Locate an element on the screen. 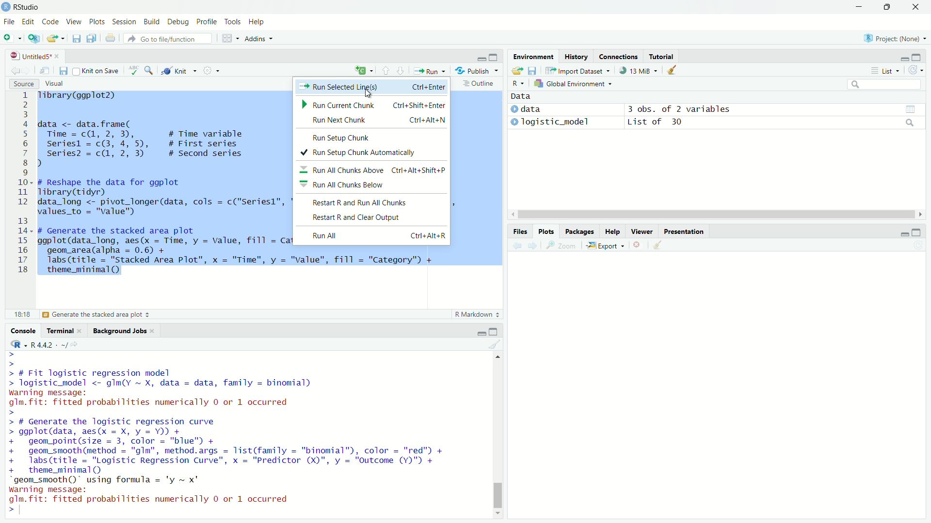 The width and height of the screenshot is (931, 523). 13 MiB + is located at coordinates (642, 72).